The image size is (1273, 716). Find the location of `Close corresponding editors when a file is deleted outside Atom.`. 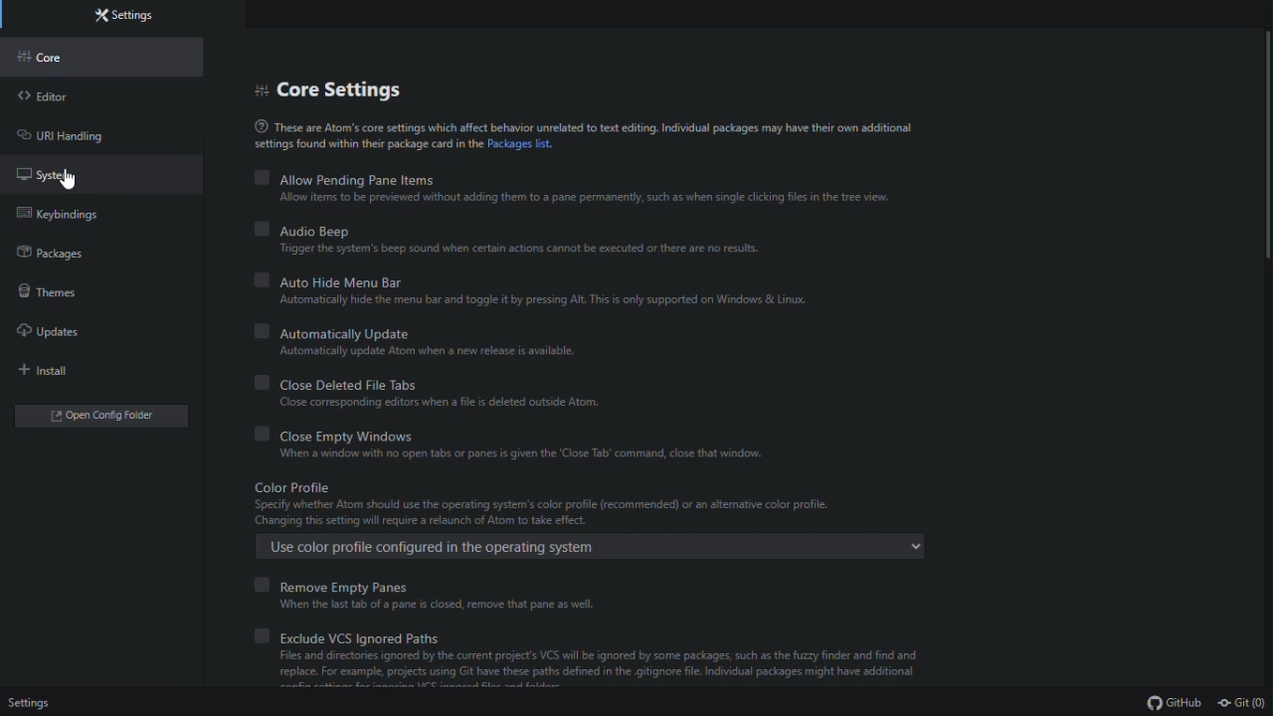

Close corresponding editors when a file is deleted outside Atom. is located at coordinates (423, 403).